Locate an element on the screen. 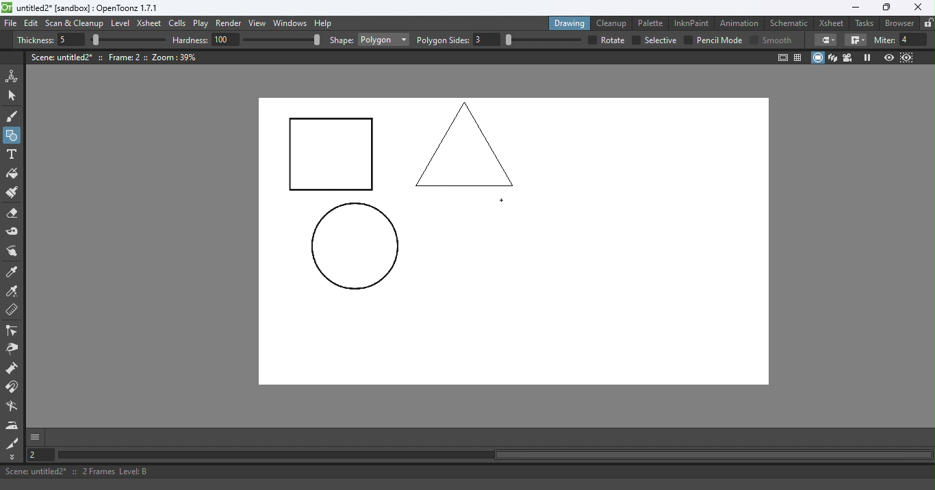 Image resolution: width=935 pixels, height=490 pixels. 4 is located at coordinates (914, 40).